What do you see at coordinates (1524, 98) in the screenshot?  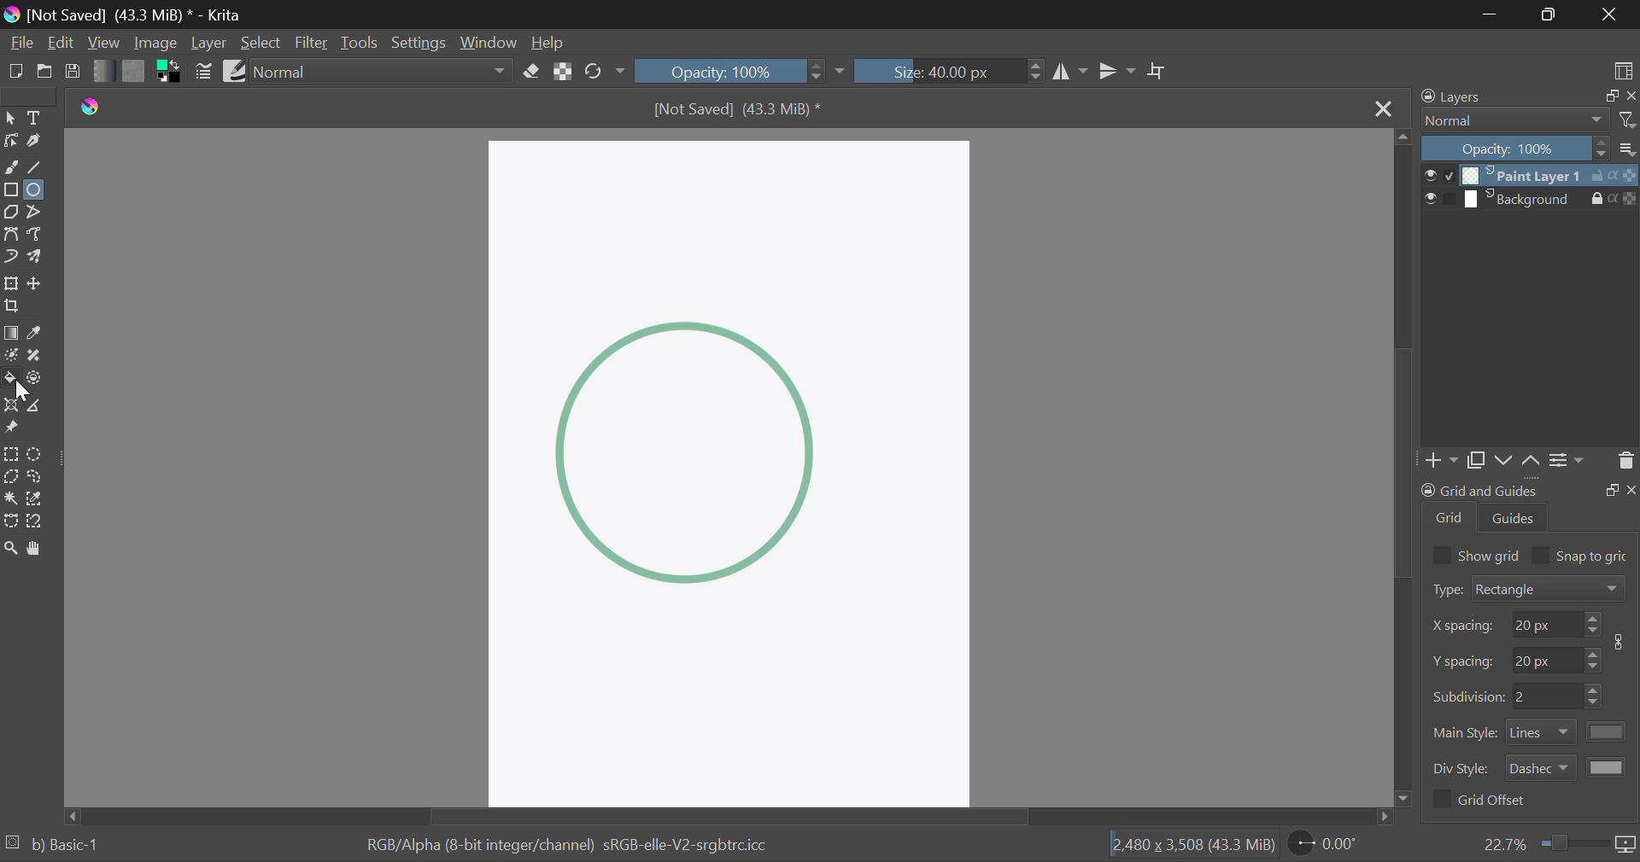 I see `Layers Docker Tab` at bounding box center [1524, 98].